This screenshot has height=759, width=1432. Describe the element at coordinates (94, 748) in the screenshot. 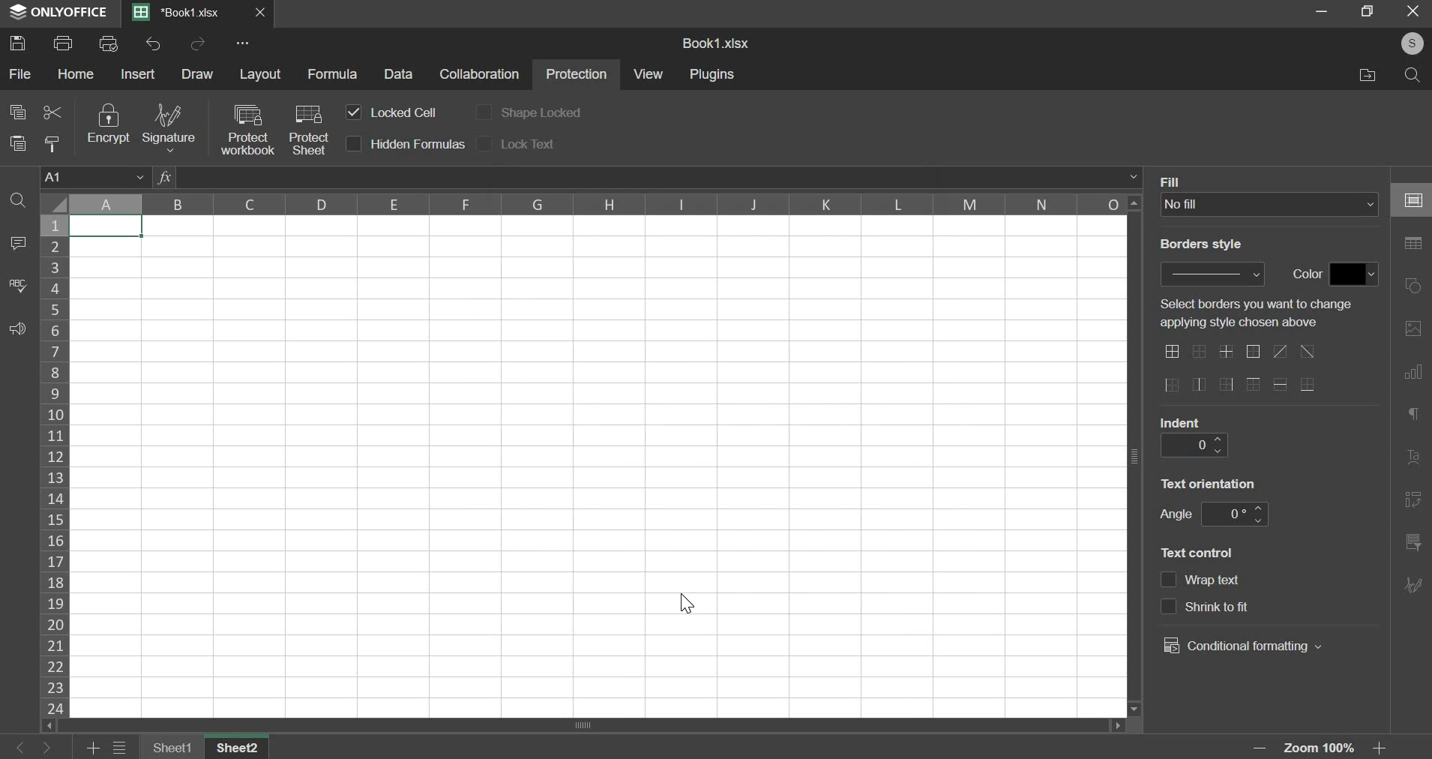

I see `add` at that location.